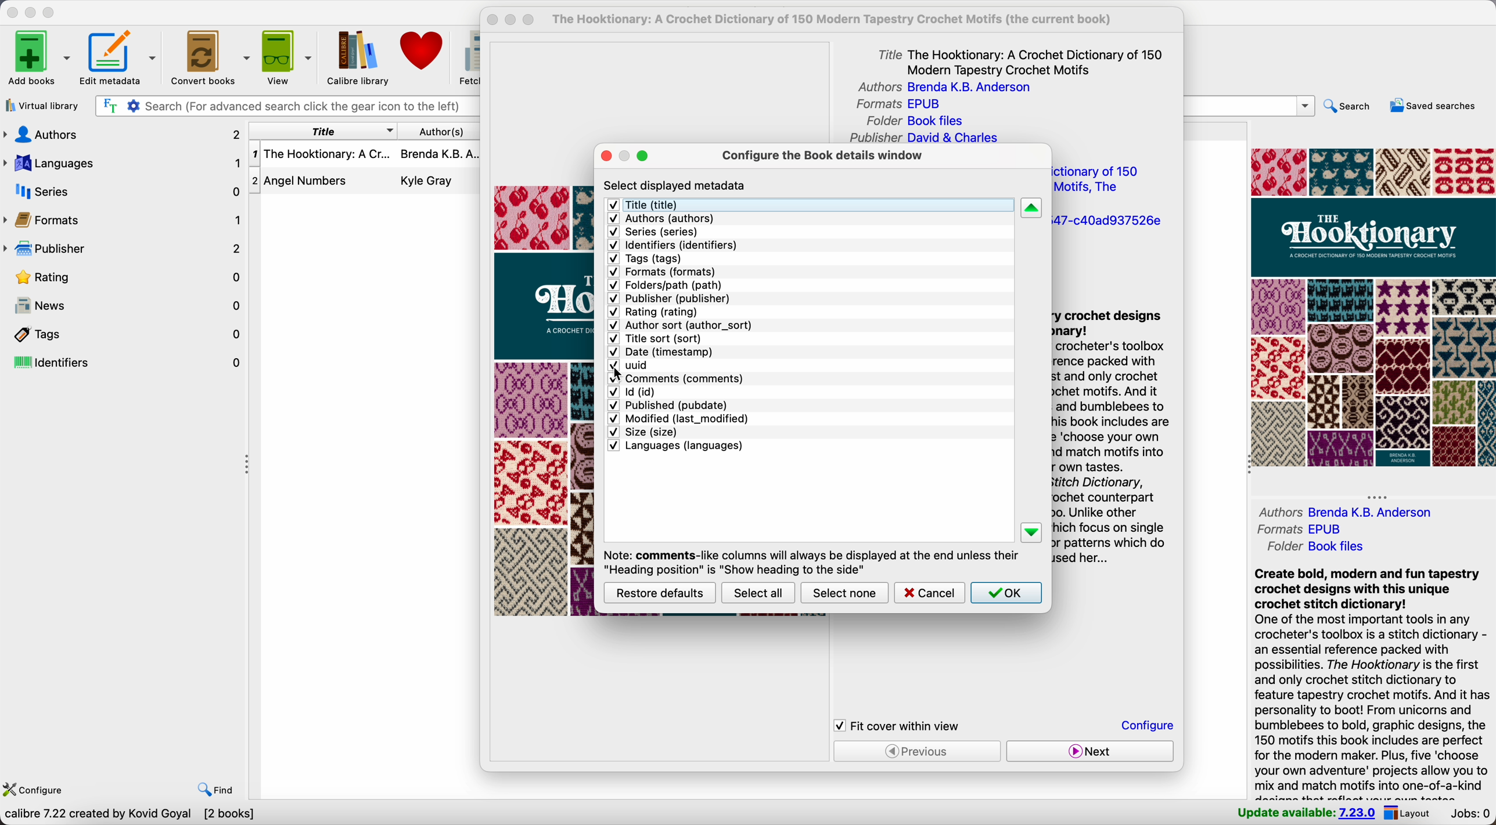 Image resolution: width=1496 pixels, height=825 pixels. What do you see at coordinates (357, 56) in the screenshot?
I see `Calibre library` at bounding box center [357, 56].